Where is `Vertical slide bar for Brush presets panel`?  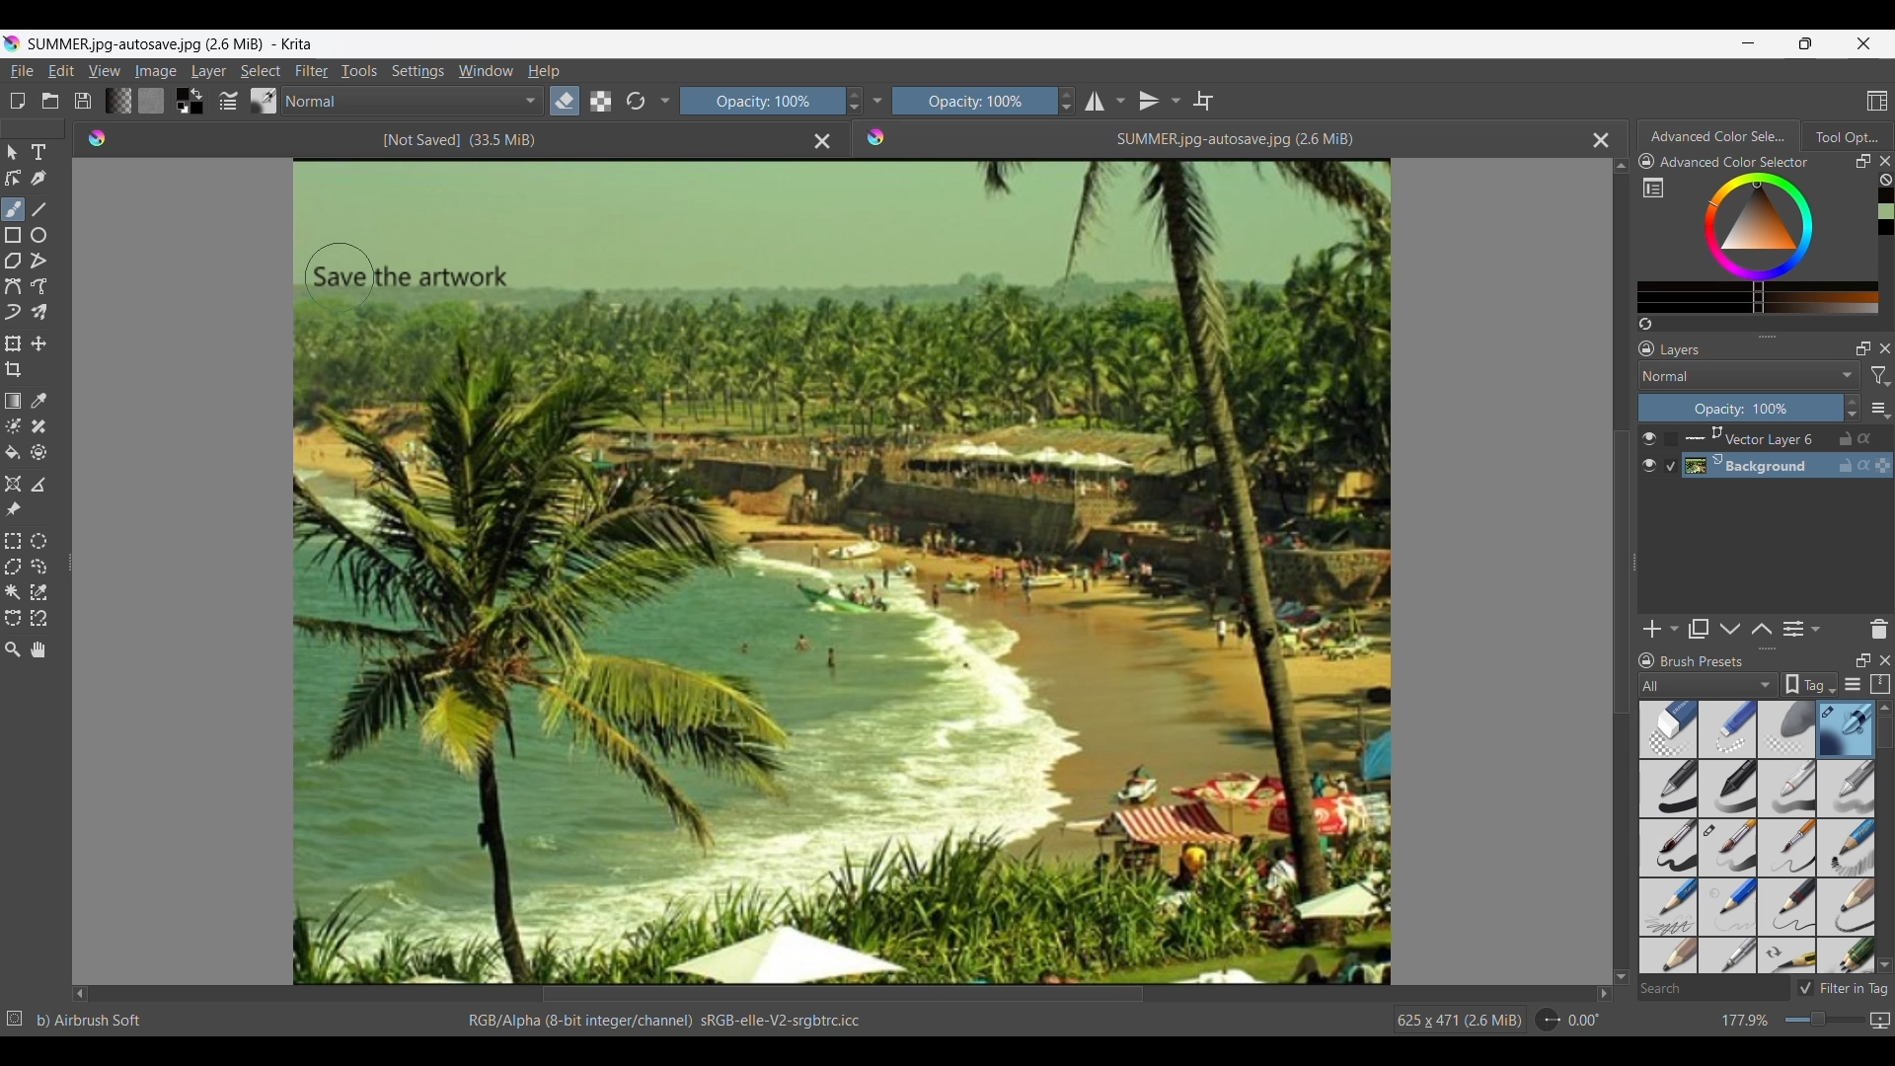 Vertical slide bar for Brush presets panel is located at coordinates (1884, 838).